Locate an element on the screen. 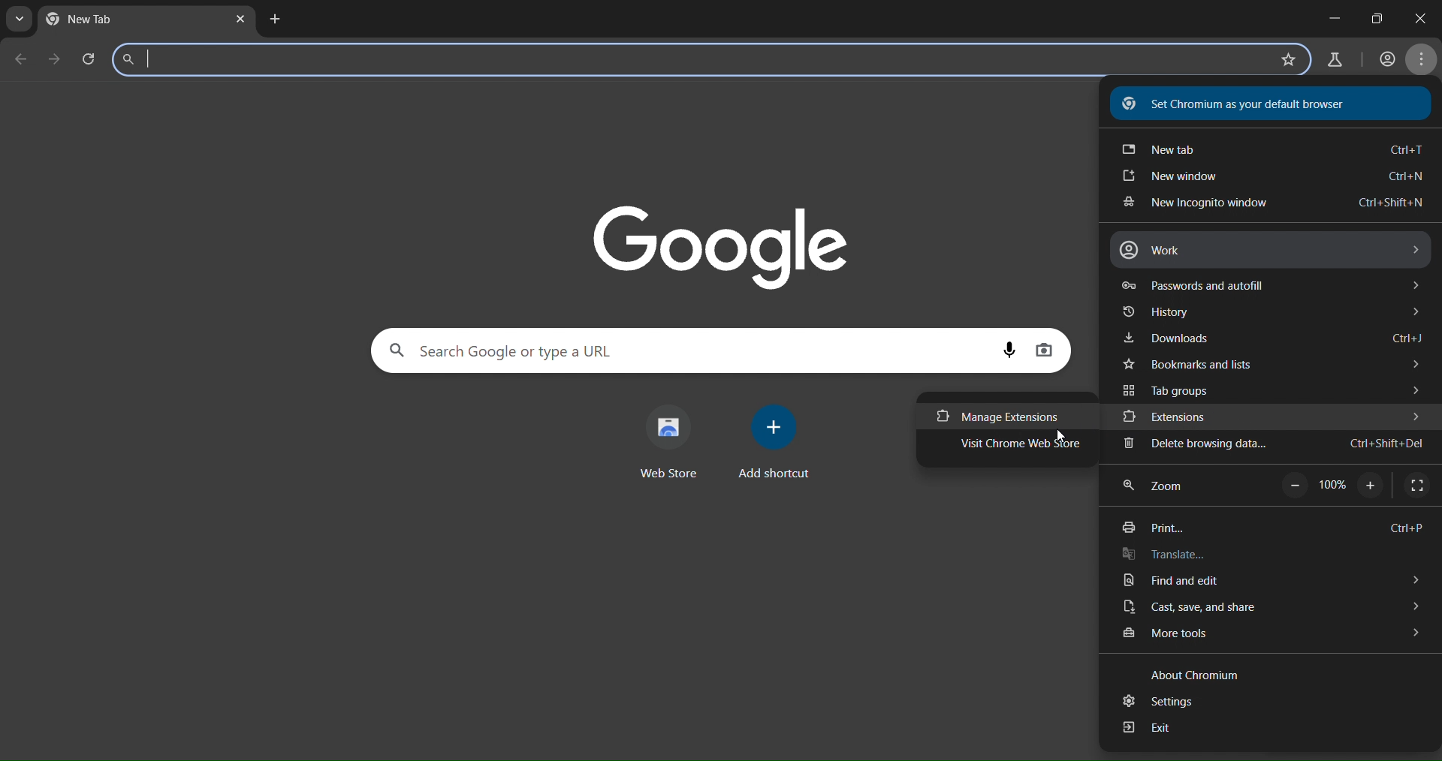  history is located at coordinates (1274, 314).